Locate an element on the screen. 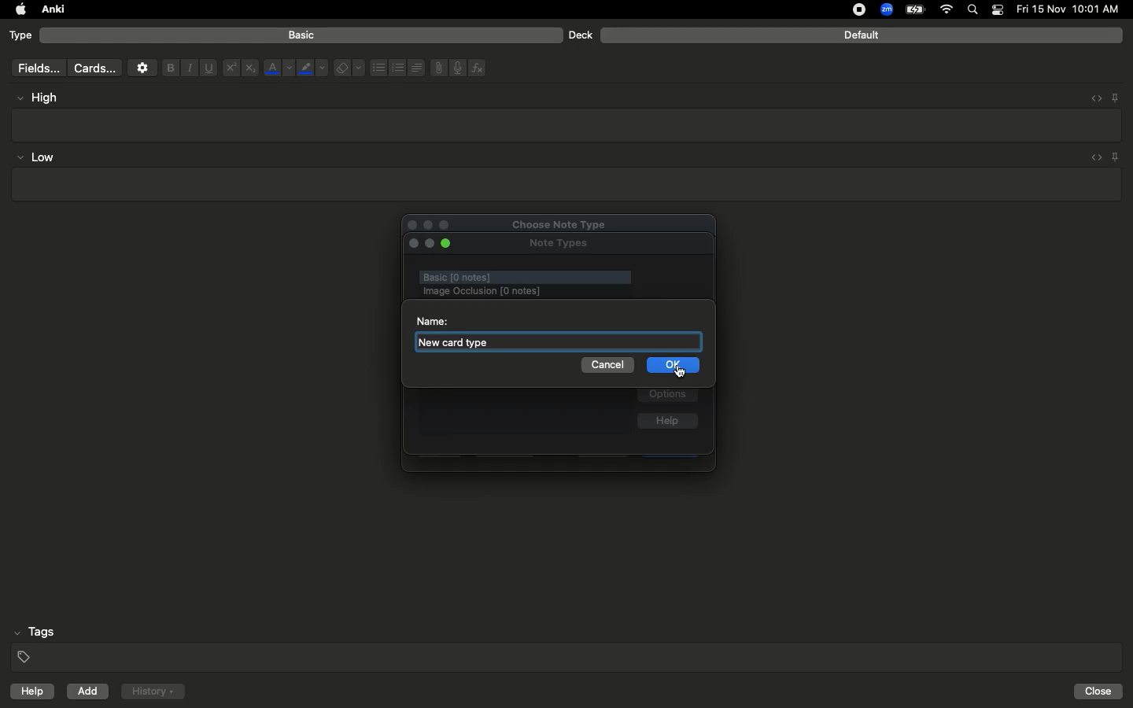  Pin is located at coordinates (1115, 97).